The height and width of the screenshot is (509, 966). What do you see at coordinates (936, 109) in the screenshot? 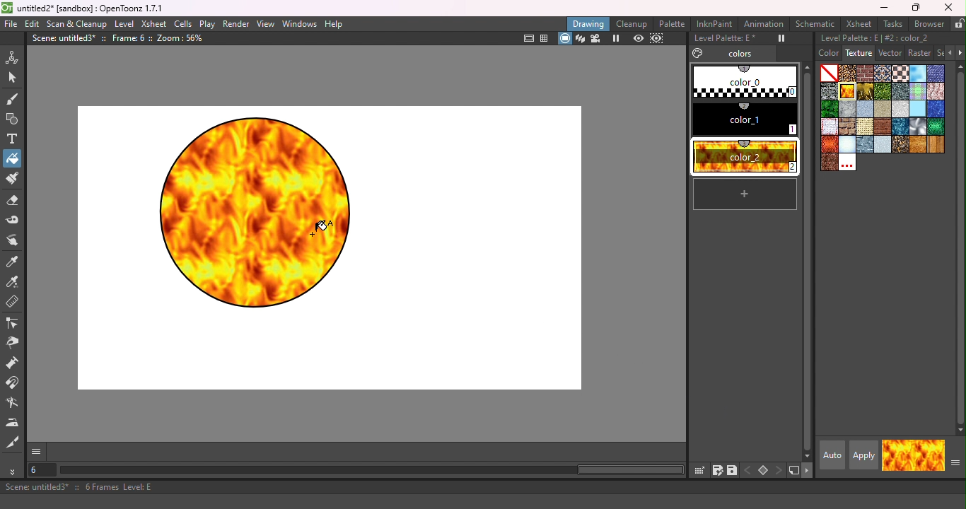
I see `pool.bmp` at bounding box center [936, 109].